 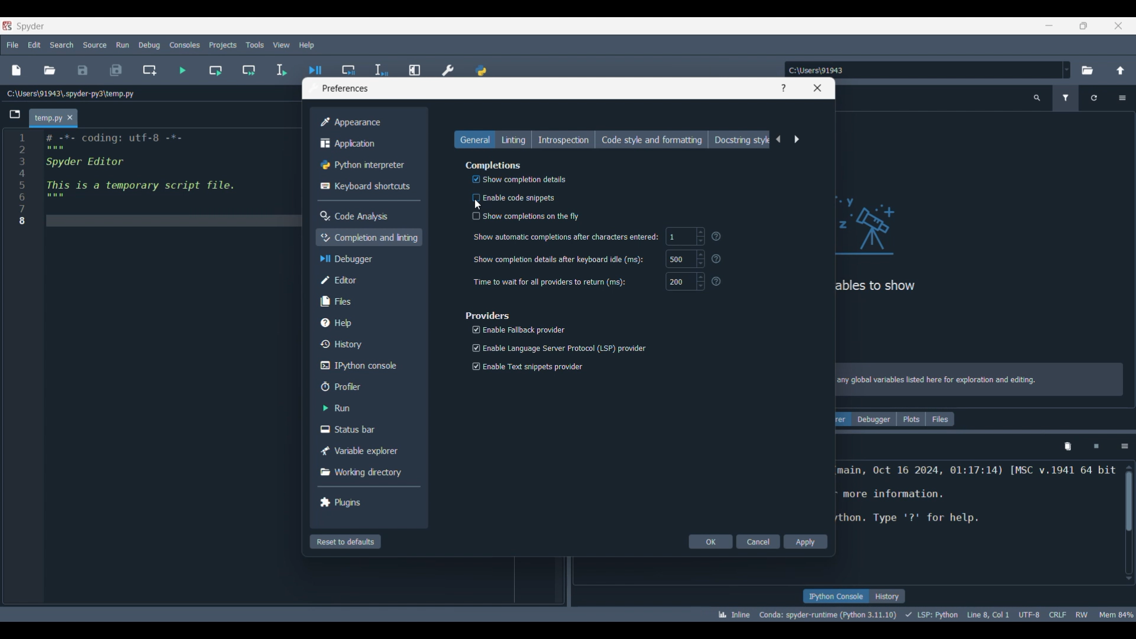 I want to click on Completion and linting, current selection highlighted, so click(x=369, y=237).